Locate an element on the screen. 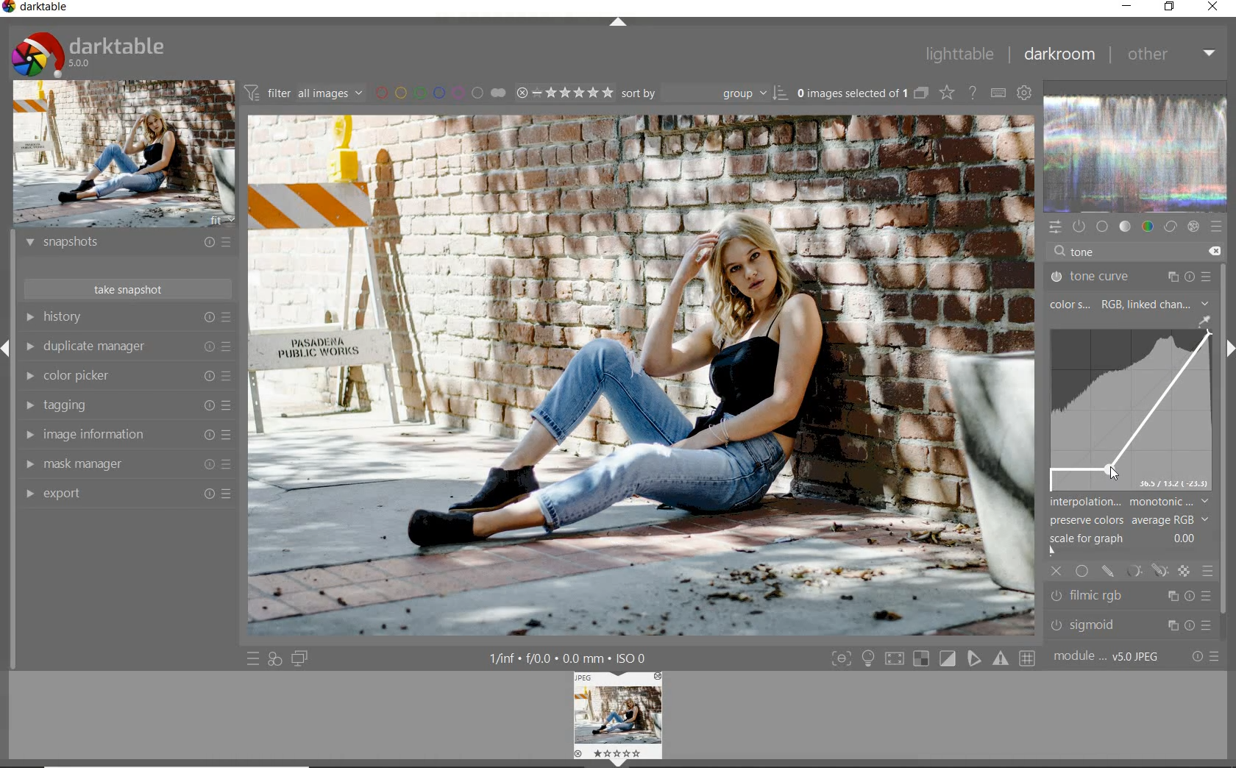  sigmoid is located at coordinates (1129, 625).